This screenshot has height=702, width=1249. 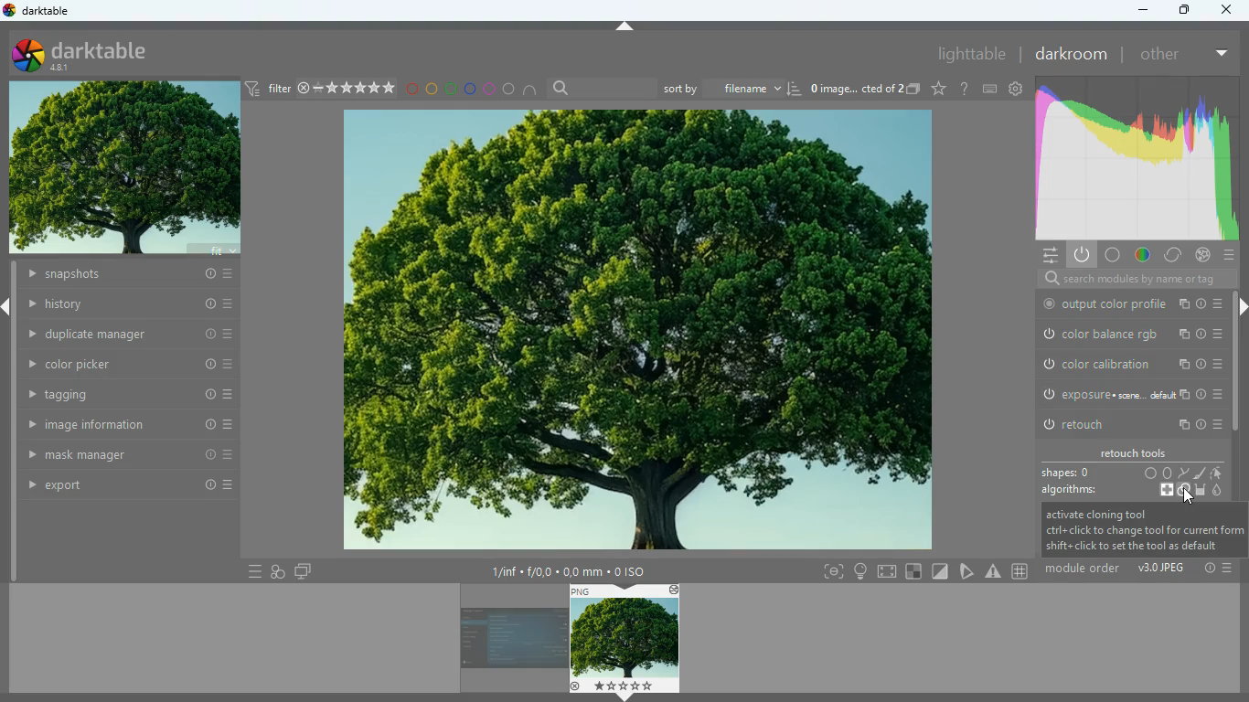 I want to click on shapes, so click(x=1134, y=473).